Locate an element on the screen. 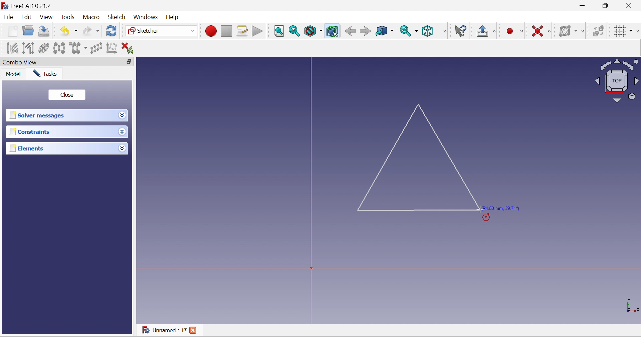  [Sketcher geometries] is located at coordinates (522, 32).